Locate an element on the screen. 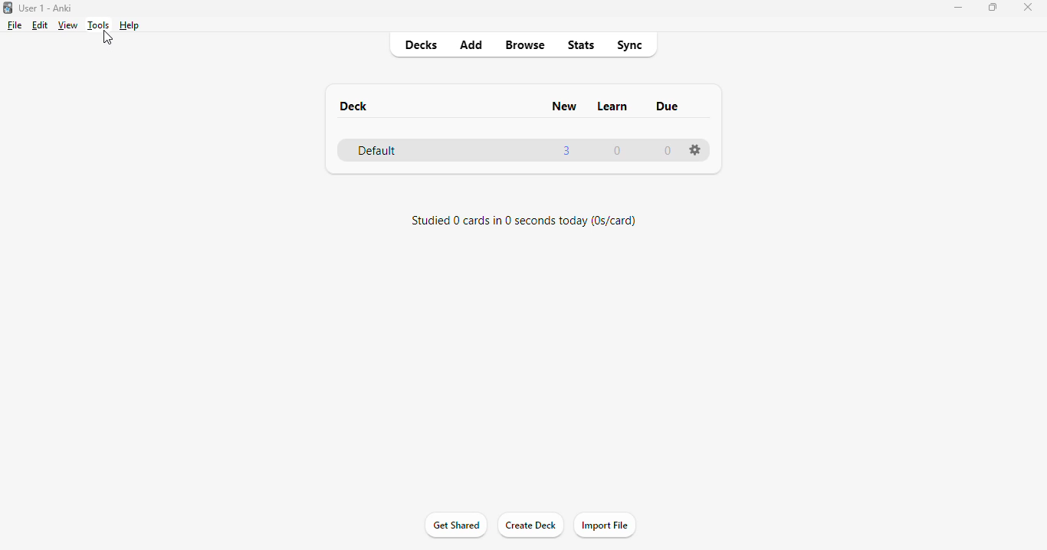 The image size is (1047, 550). tools is located at coordinates (98, 25).